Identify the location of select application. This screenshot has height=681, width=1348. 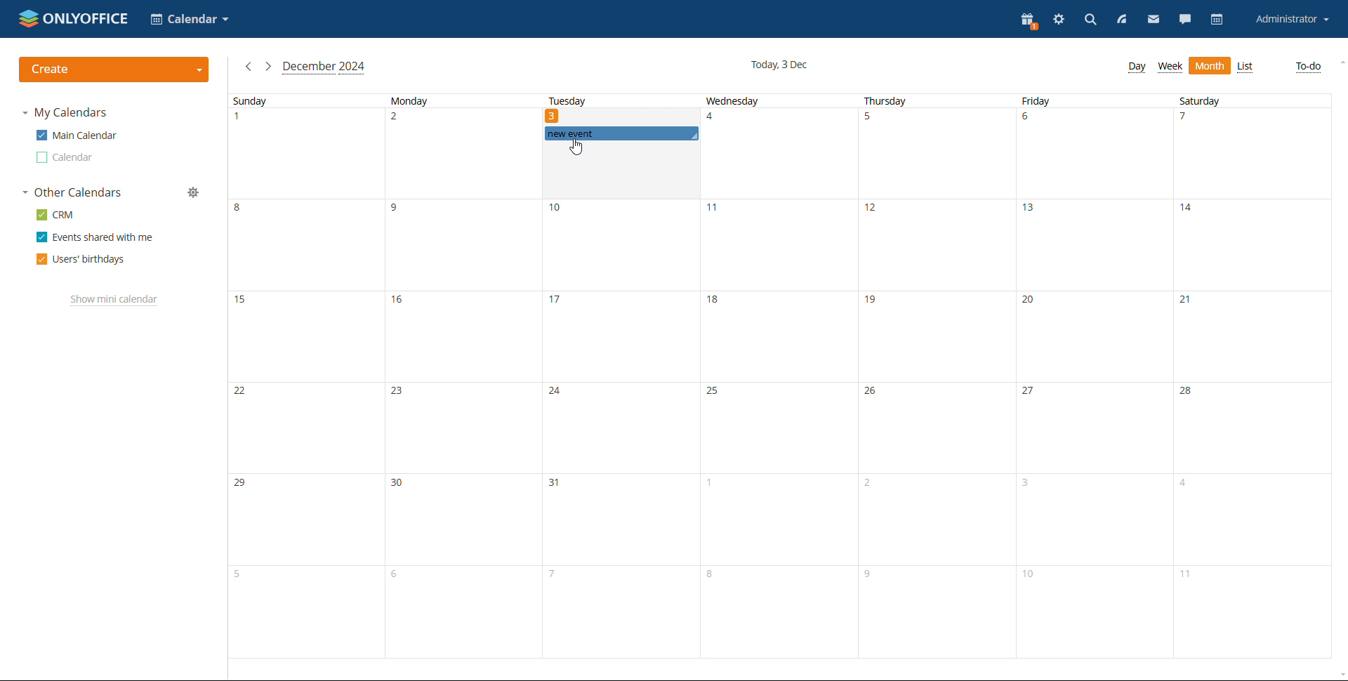
(190, 19).